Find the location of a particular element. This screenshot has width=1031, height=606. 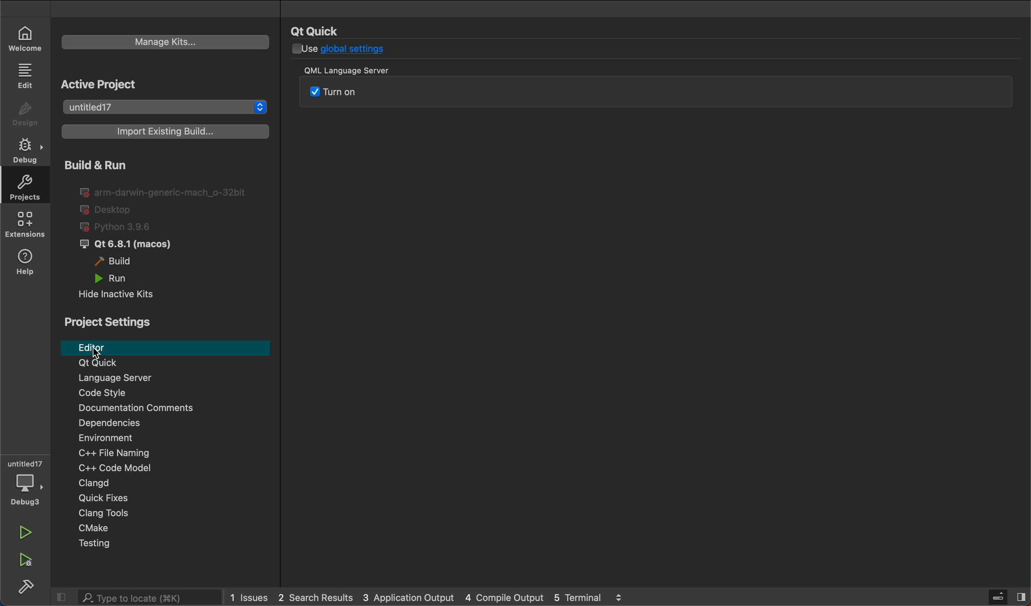

editor is located at coordinates (169, 348).